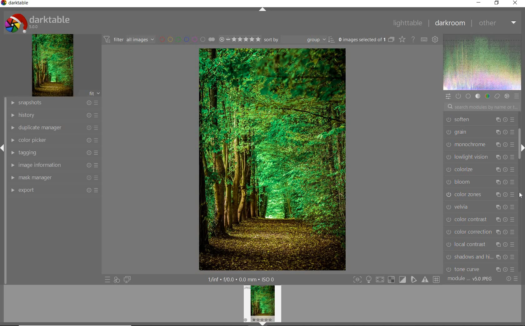 This screenshot has height=326, width=525. Describe the element at coordinates (458, 96) in the screenshot. I see `SHOW ONLY ACTIVE MODULE` at that location.